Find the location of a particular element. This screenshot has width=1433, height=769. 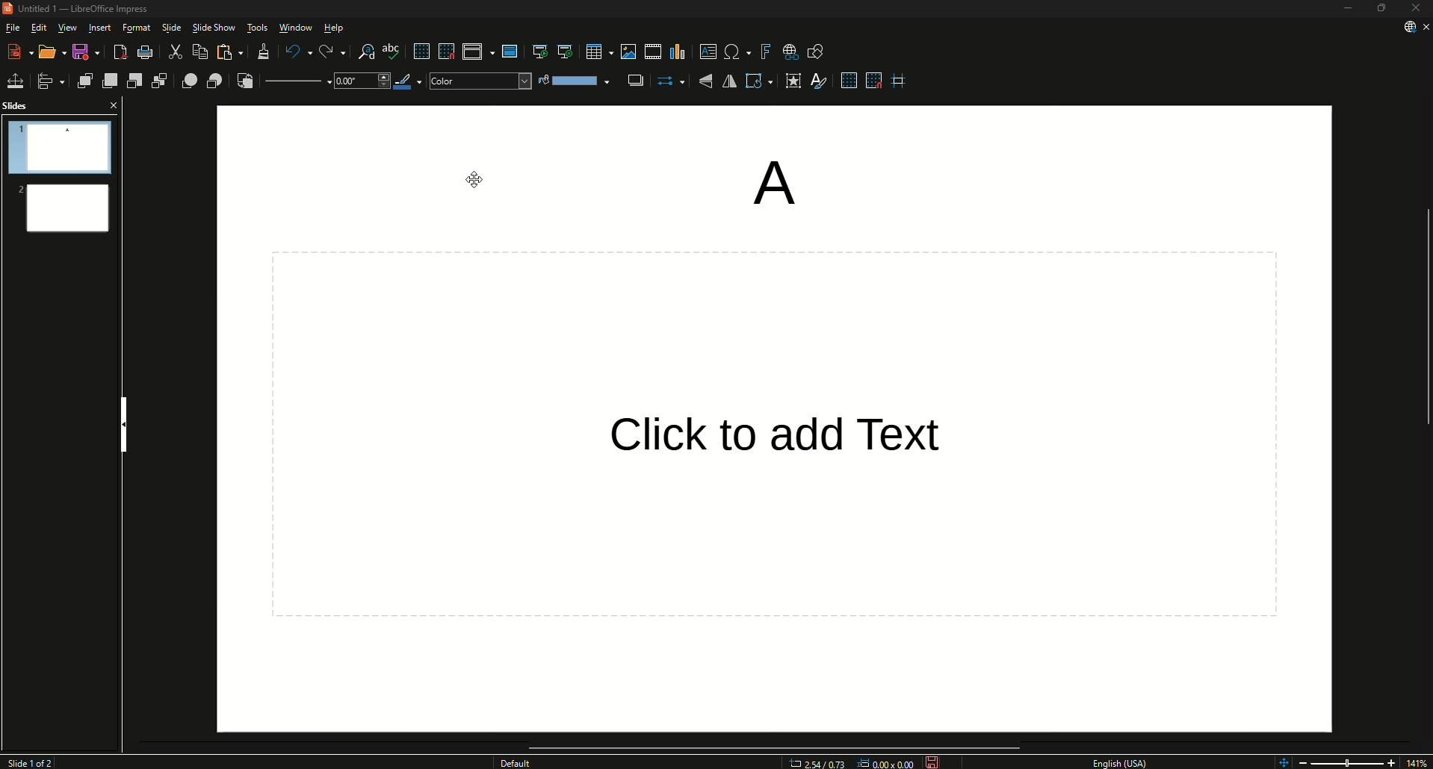

Window is located at coordinates (297, 27).